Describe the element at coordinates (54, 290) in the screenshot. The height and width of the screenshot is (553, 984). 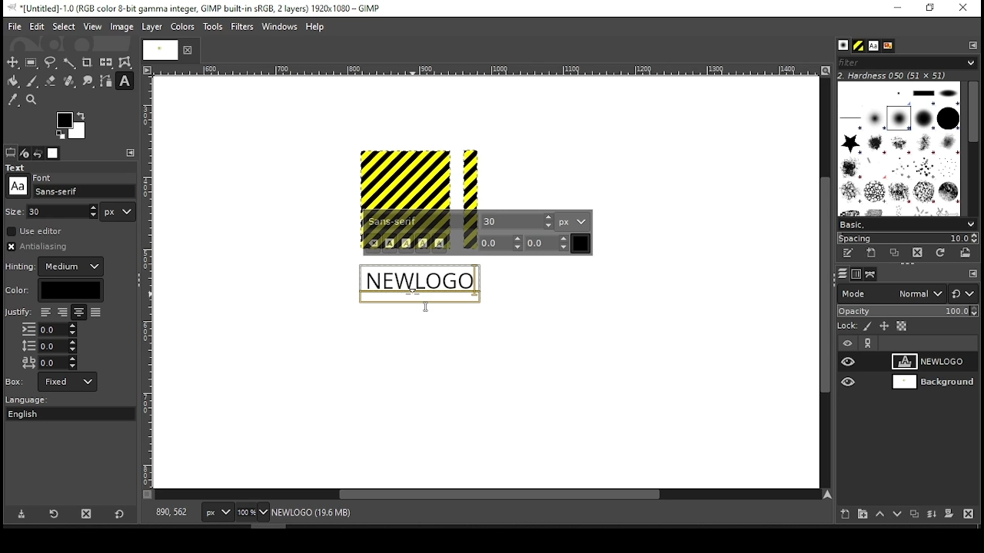
I see `color` at that location.